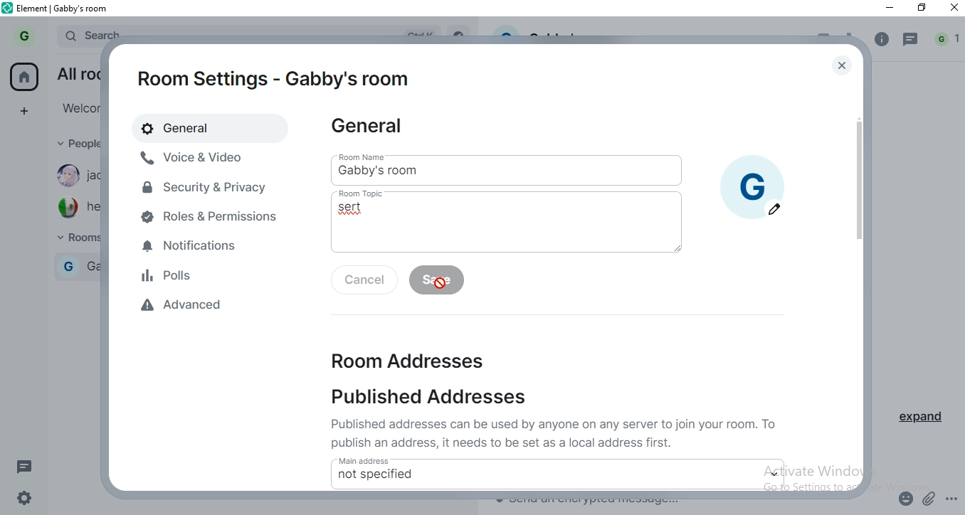  What do you see at coordinates (212, 218) in the screenshot?
I see `roles & permissions` at bounding box center [212, 218].